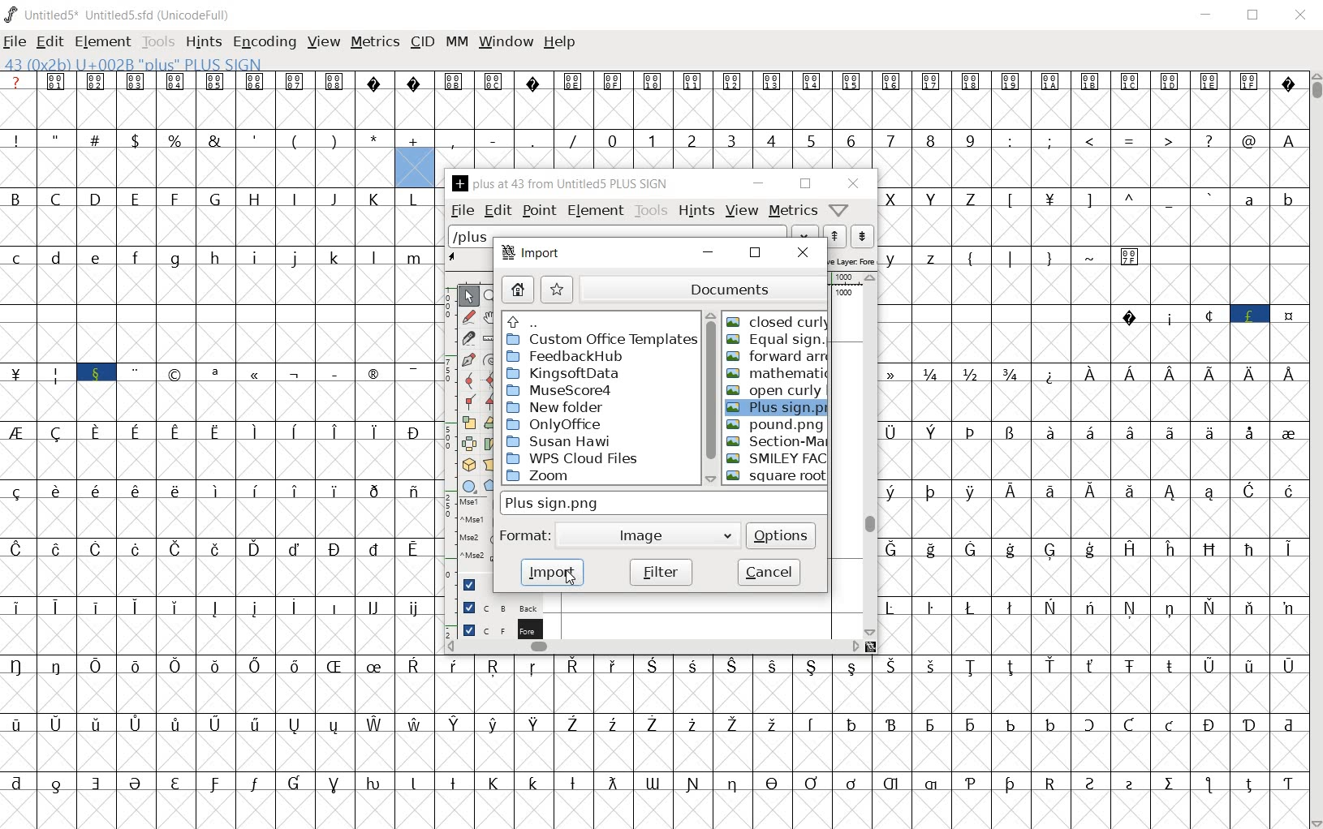 The height and width of the screenshot is (829, 1323). What do you see at coordinates (872, 457) in the screenshot?
I see `scrollbar` at bounding box center [872, 457].